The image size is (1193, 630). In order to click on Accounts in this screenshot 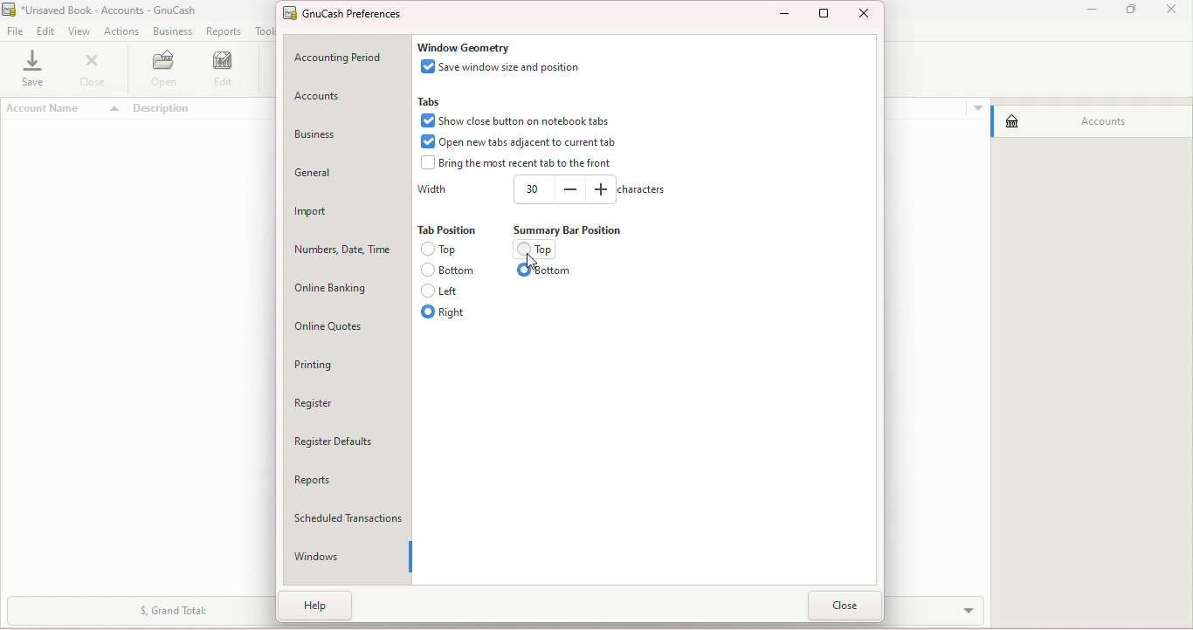, I will do `click(1087, 119)`.